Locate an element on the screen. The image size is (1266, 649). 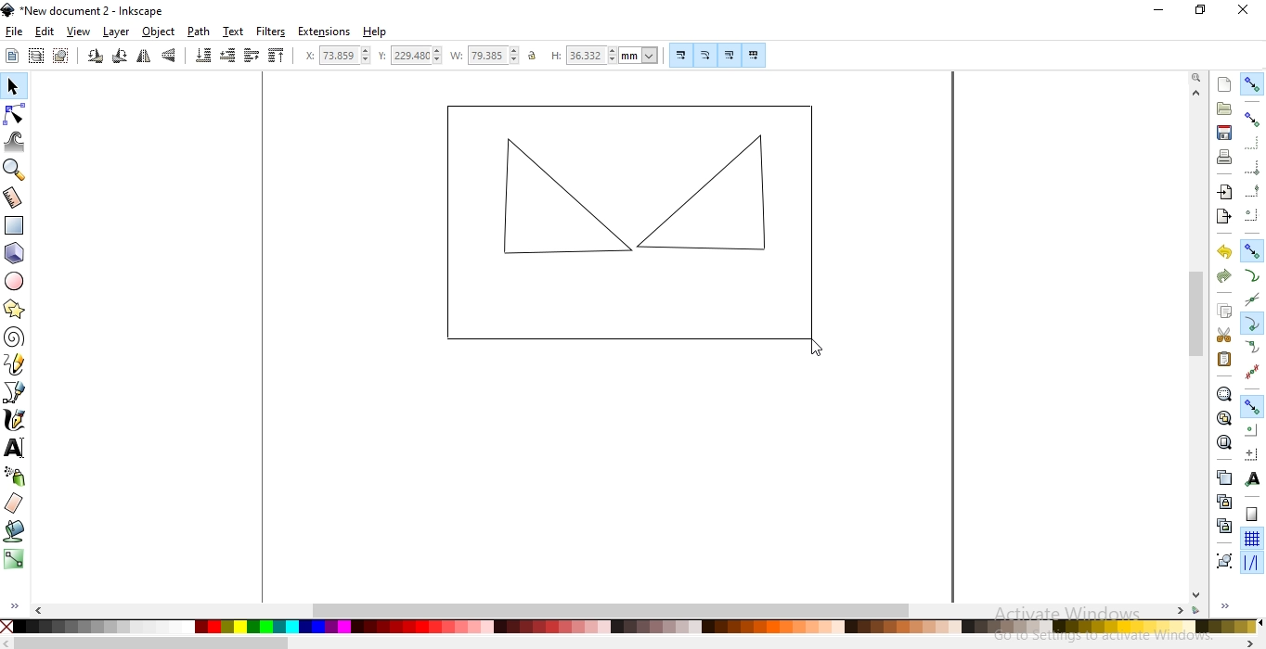
snap to page border is located at coordinates (1252, 515).